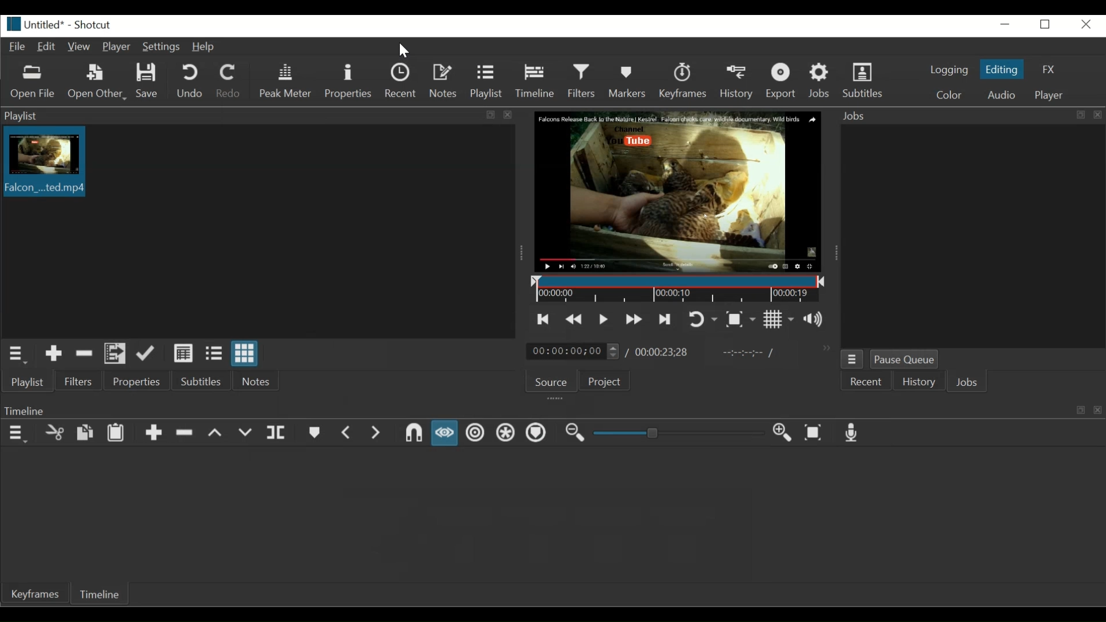 This screenshot has height=622, width=1106. Describe the element at coordinates (376, 434) in the screenshot. I see `Next Marker` at that location.